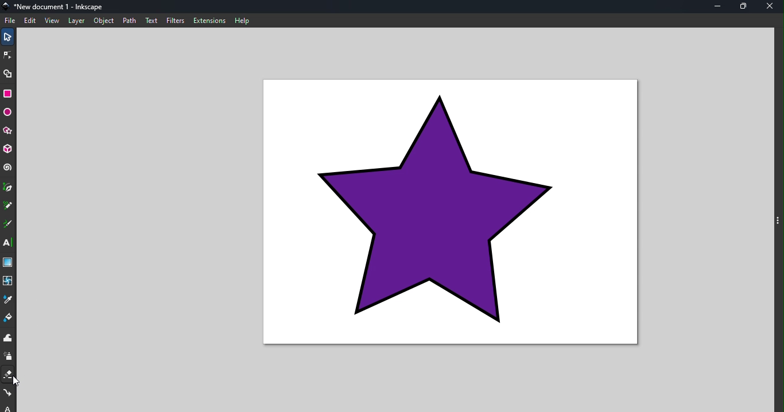  I want to click on connector tool, so click(9, 394).